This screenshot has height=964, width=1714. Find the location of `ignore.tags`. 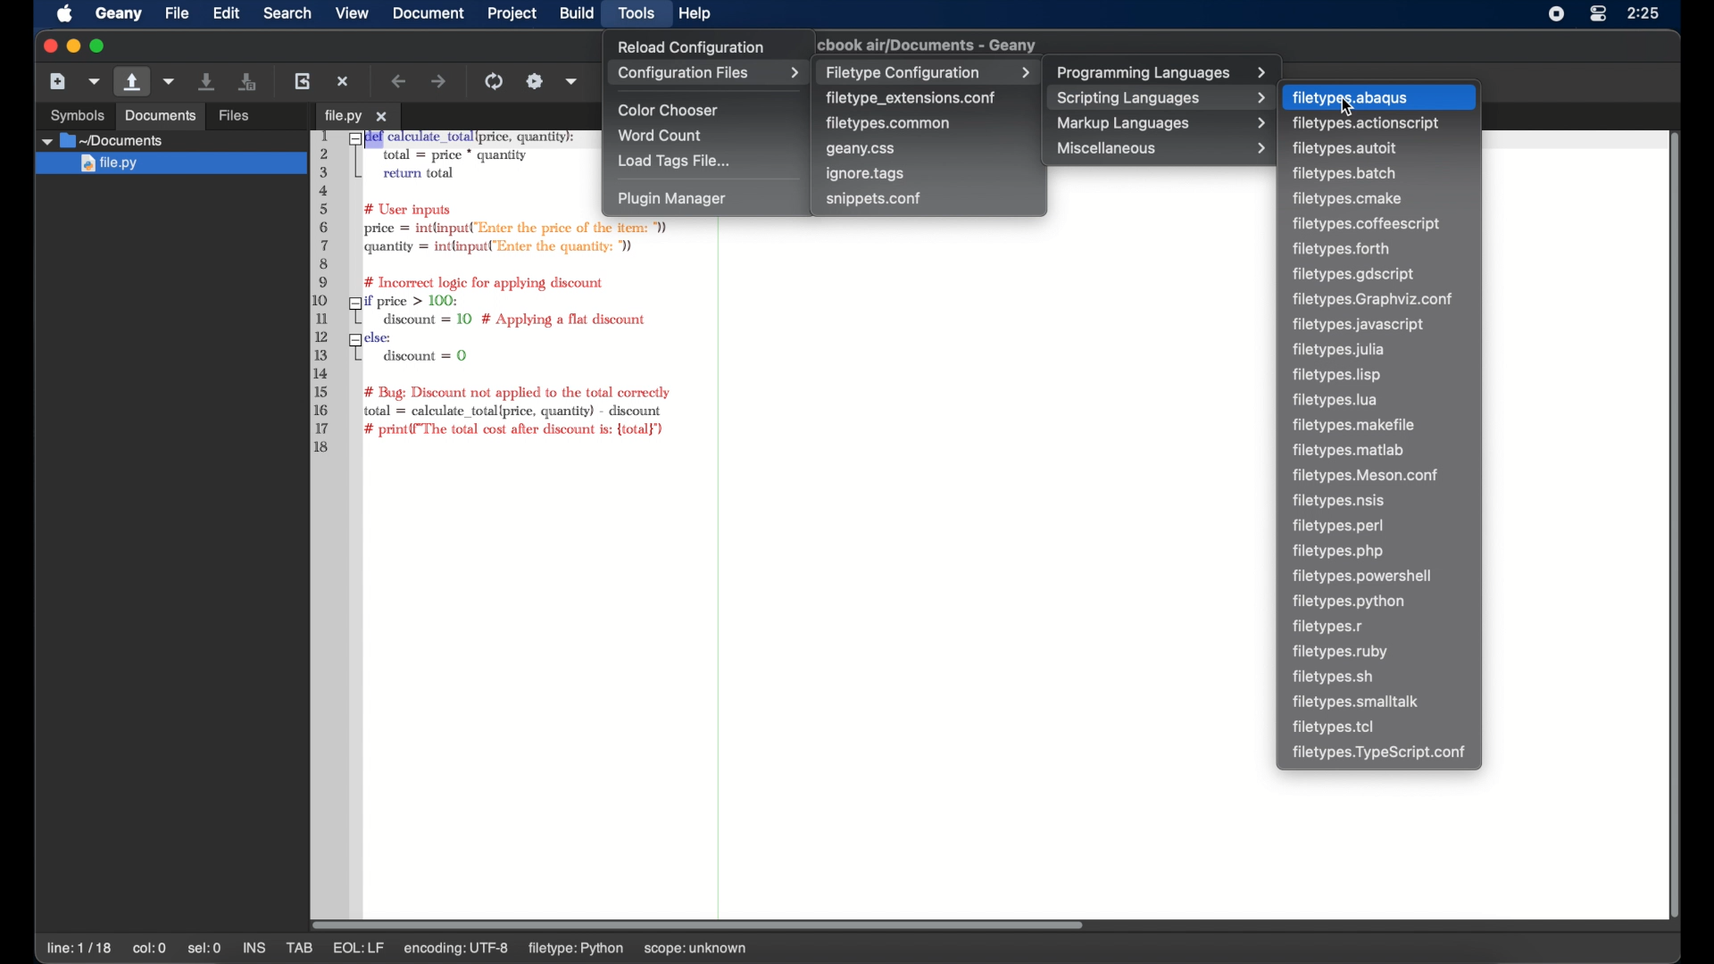

ignore.tags is located at coordinates (866, 174).